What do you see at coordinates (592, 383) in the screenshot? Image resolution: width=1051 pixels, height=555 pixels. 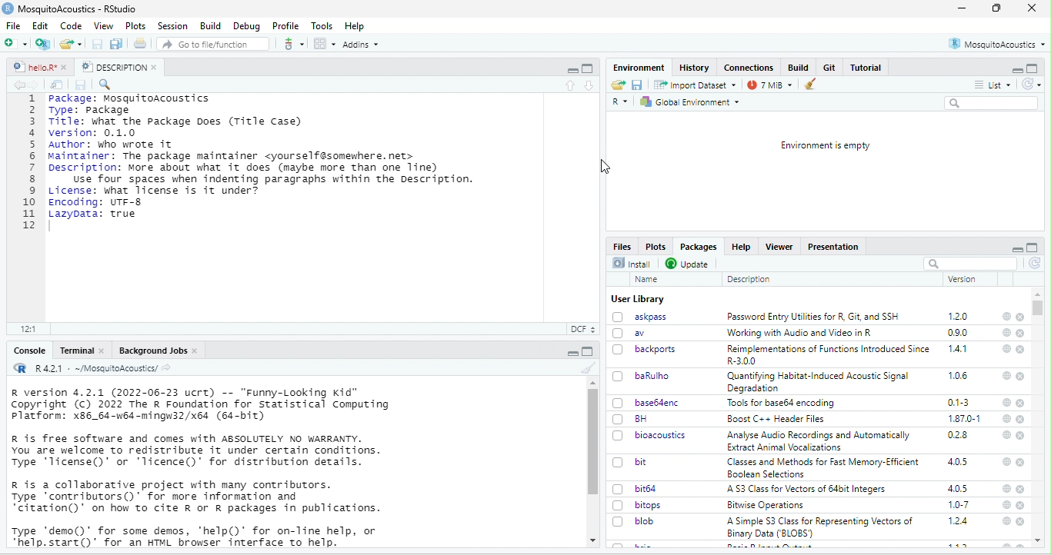 I see `scroll up` at bounding box center [592, 383].